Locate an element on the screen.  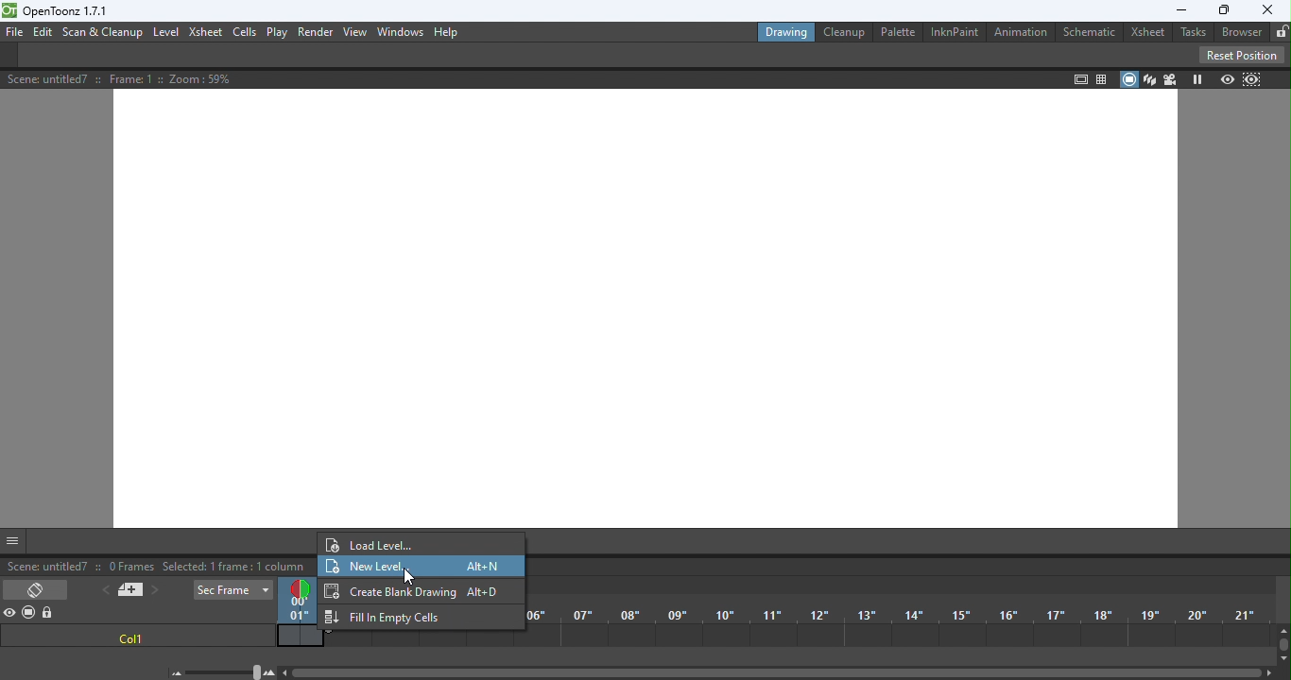
logo is located at coordinates (10, 11).